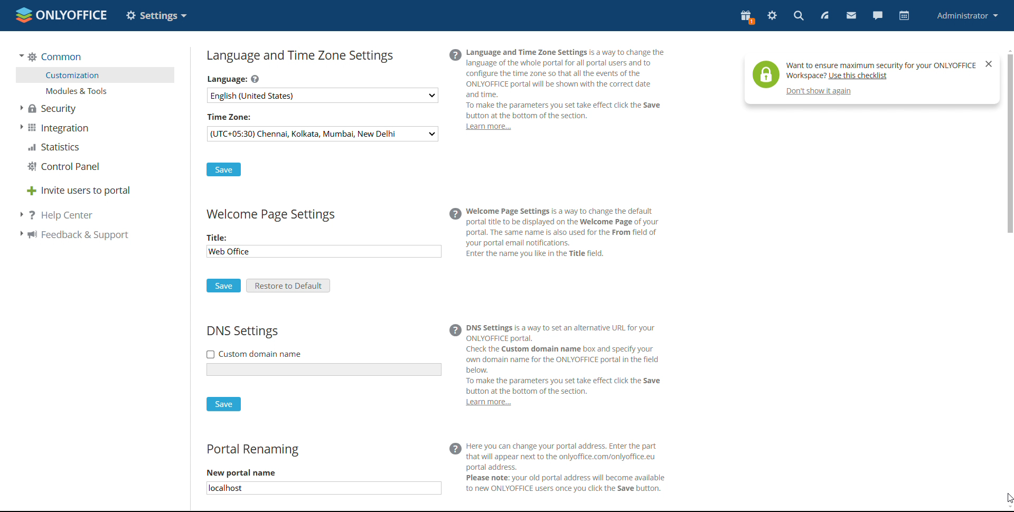 The image size is (1014, 512). What do you see at coordinates (255, 253) in the screenshot?
I see `edit title` at bounding box center [255, 253].